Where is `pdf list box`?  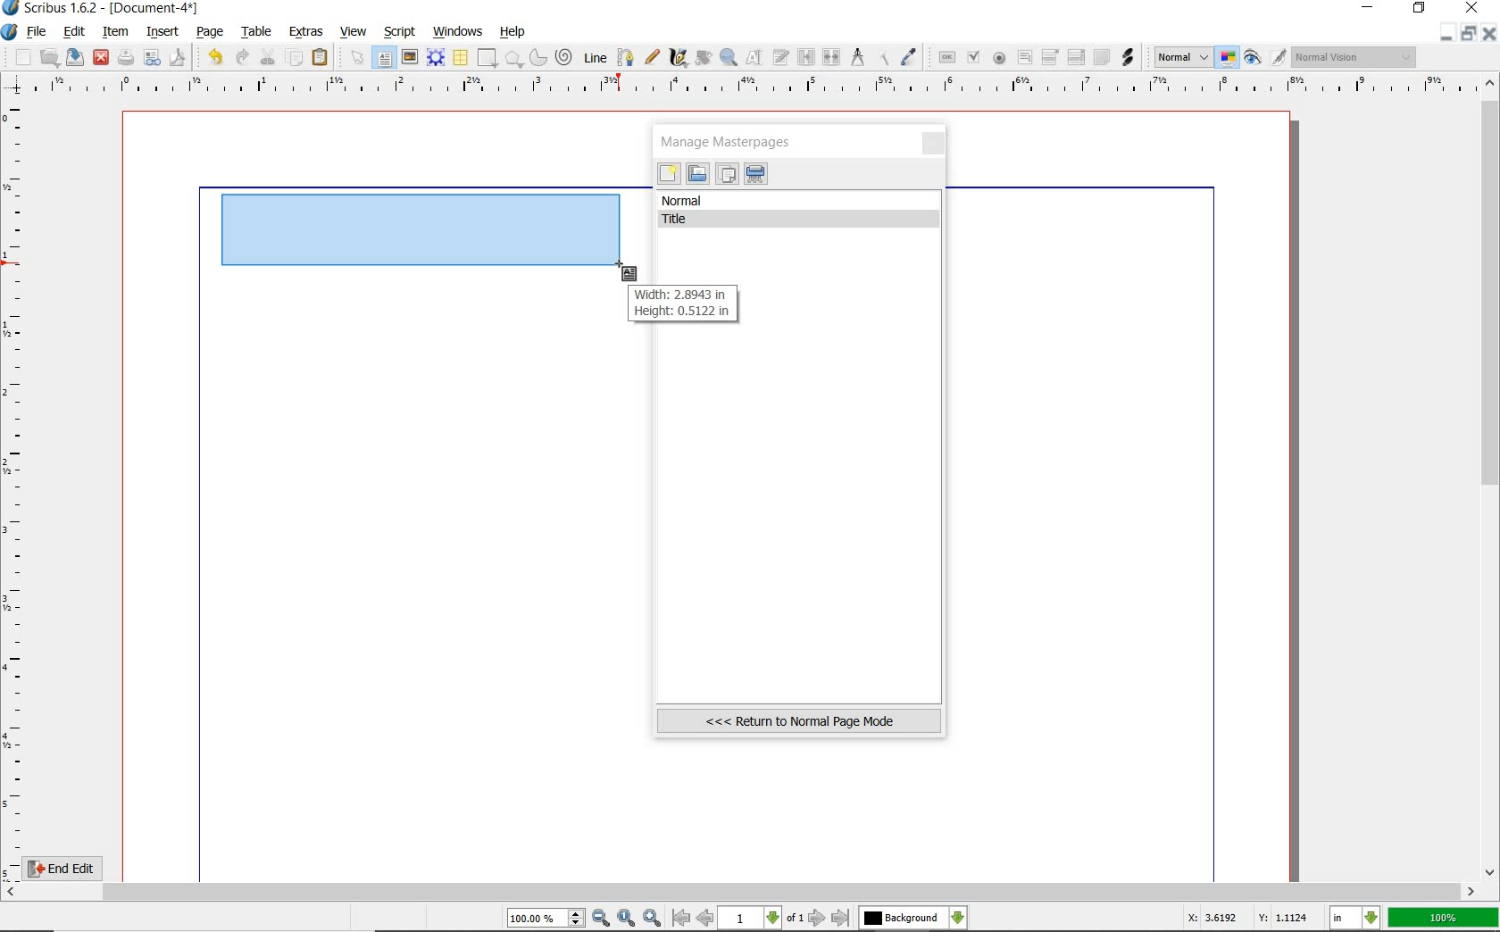 pdf list box is located at coordinates (1075, 59).